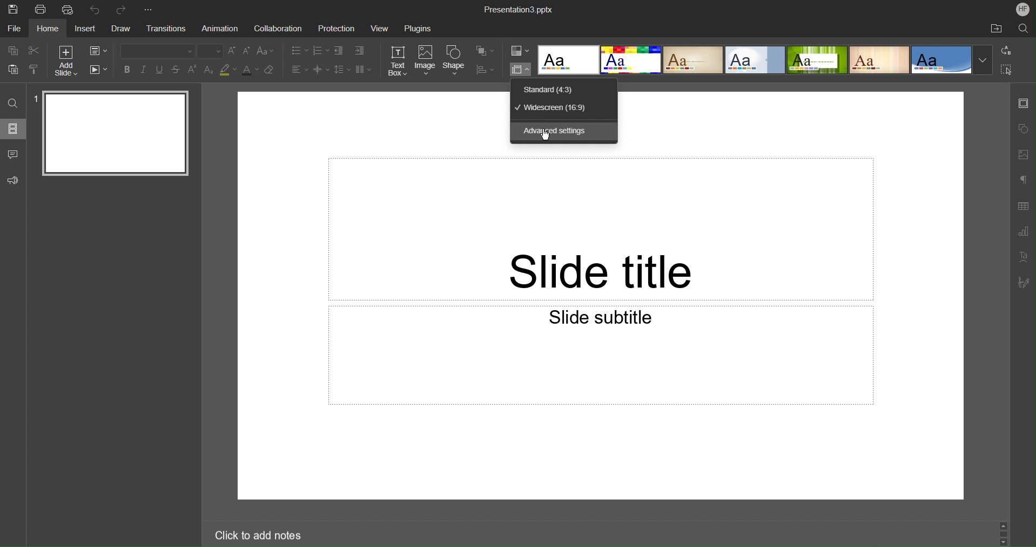 The image size is (1036, 547). I want to click on Table, so click(1023, 206).